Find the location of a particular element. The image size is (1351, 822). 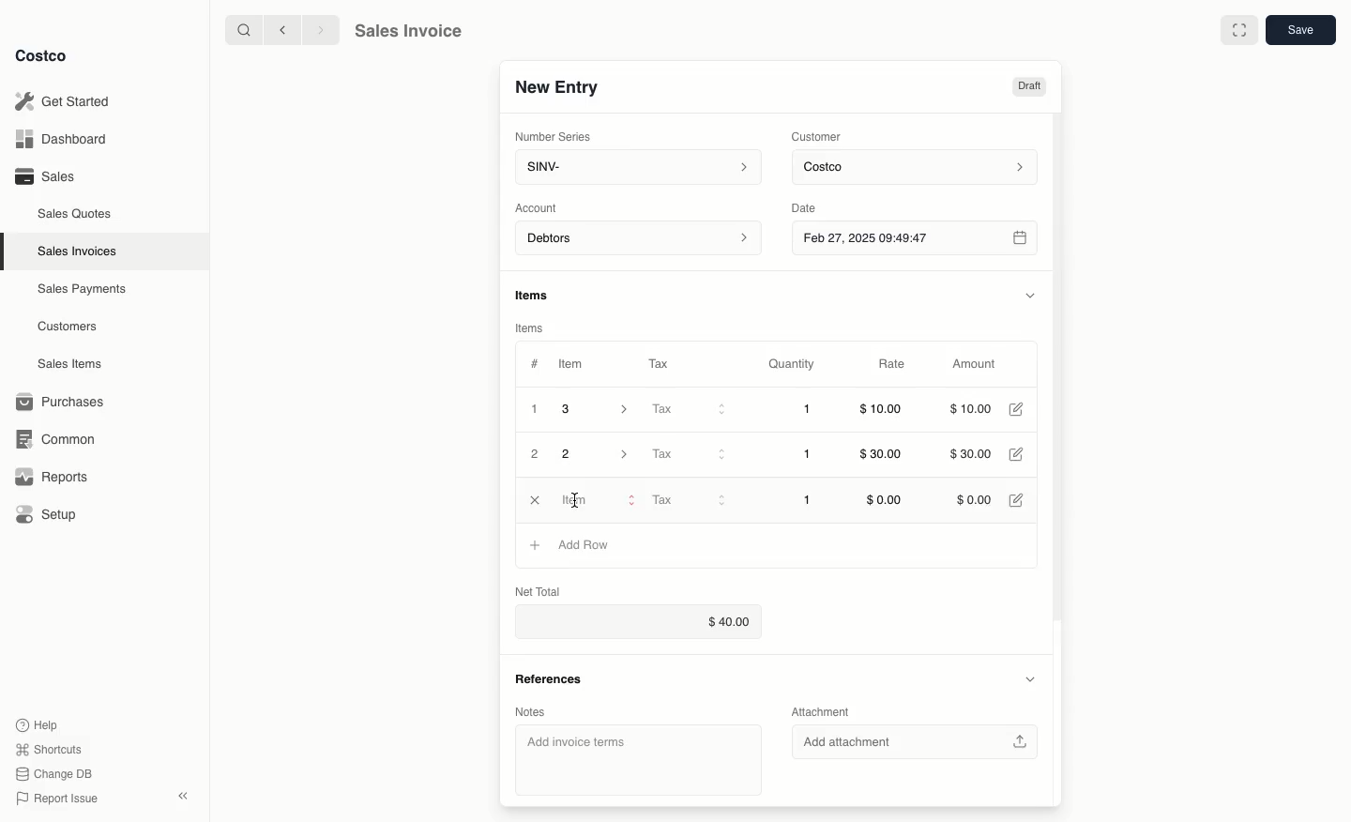

Sales Invoice is located at coordinates (407, 31).